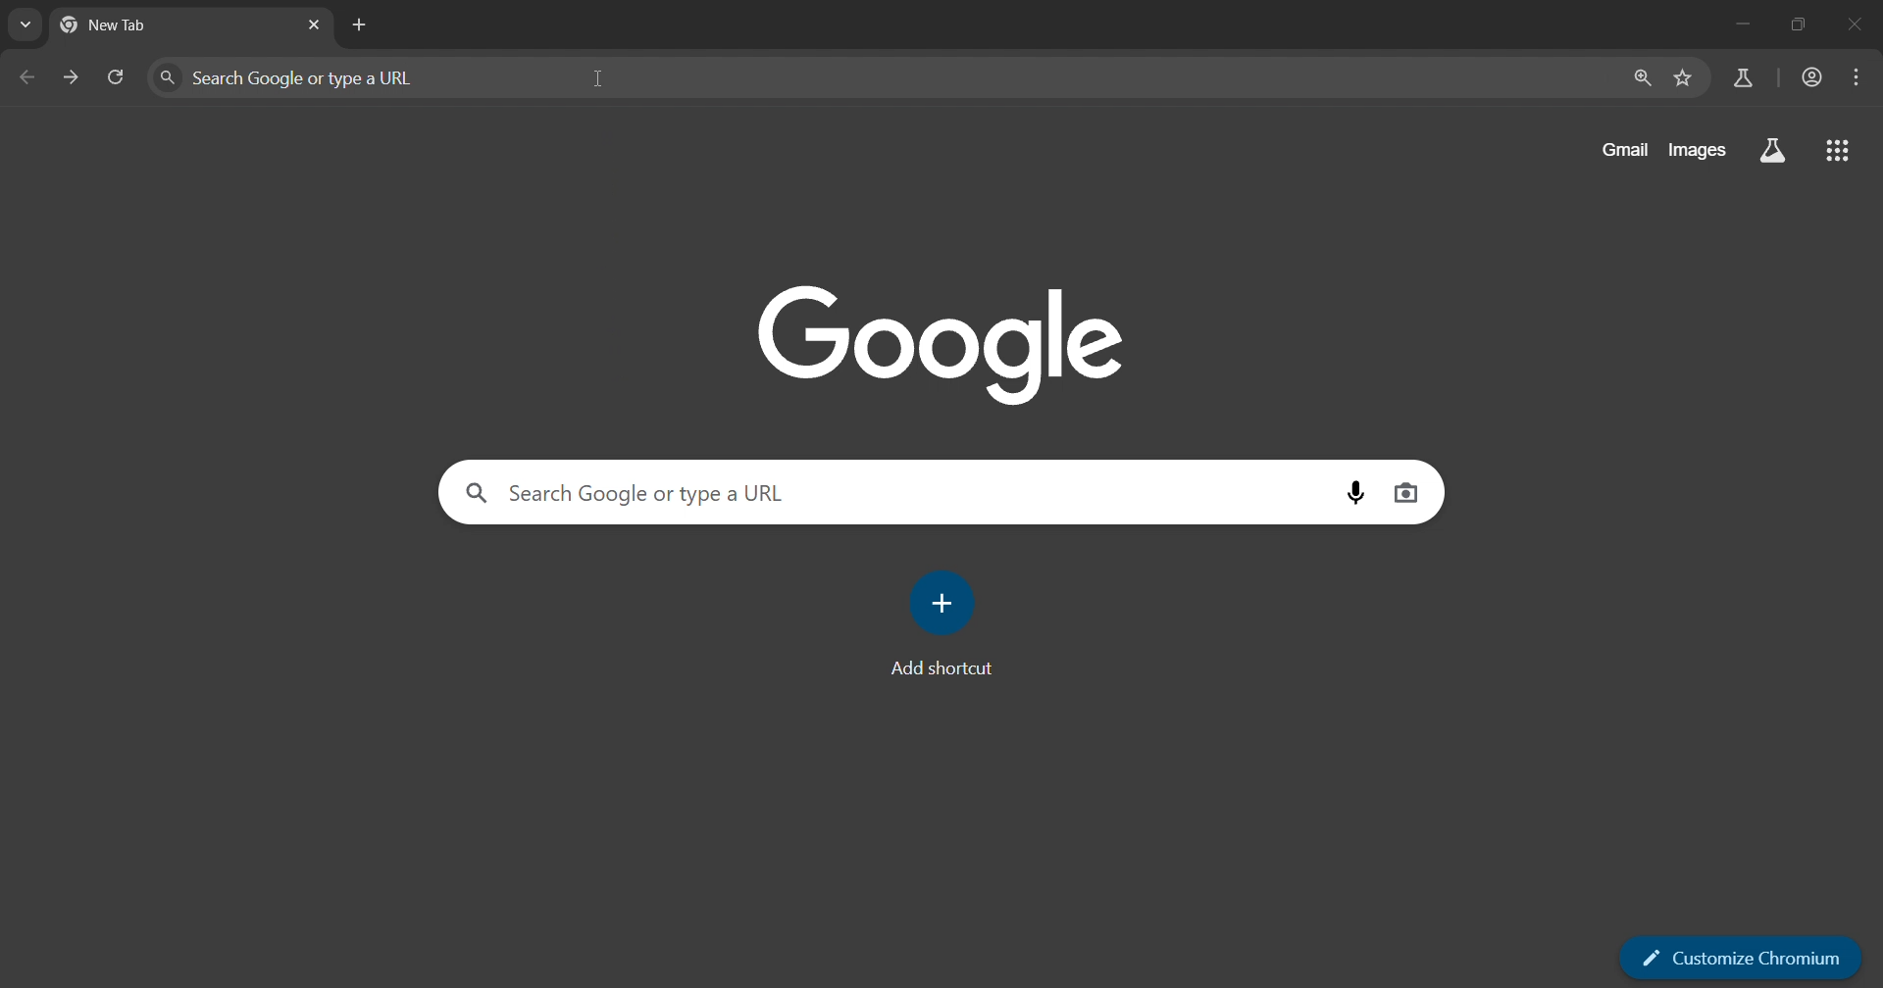 This screenshot has height=988, width=1883. What do you see at coordinates (1748, 959) in the screenshot?
I see `Customize Chrome` at bounding box center [1748, 959].